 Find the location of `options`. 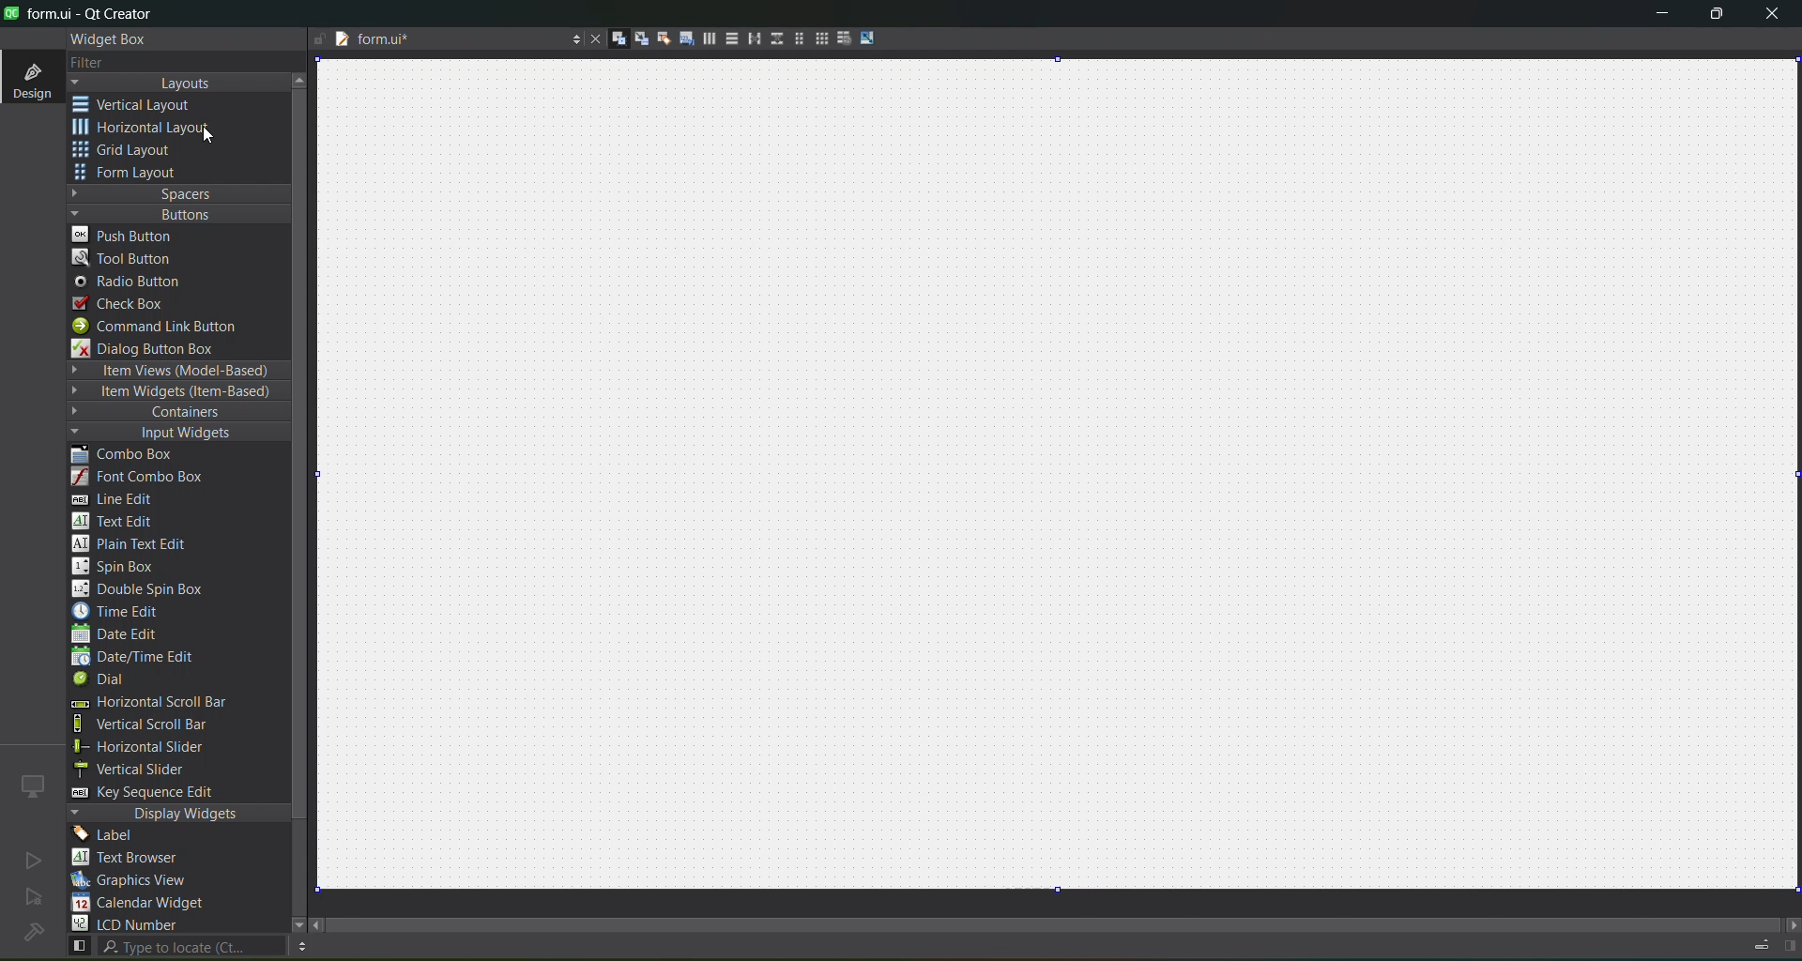

options is located at coordinates (300, 947).